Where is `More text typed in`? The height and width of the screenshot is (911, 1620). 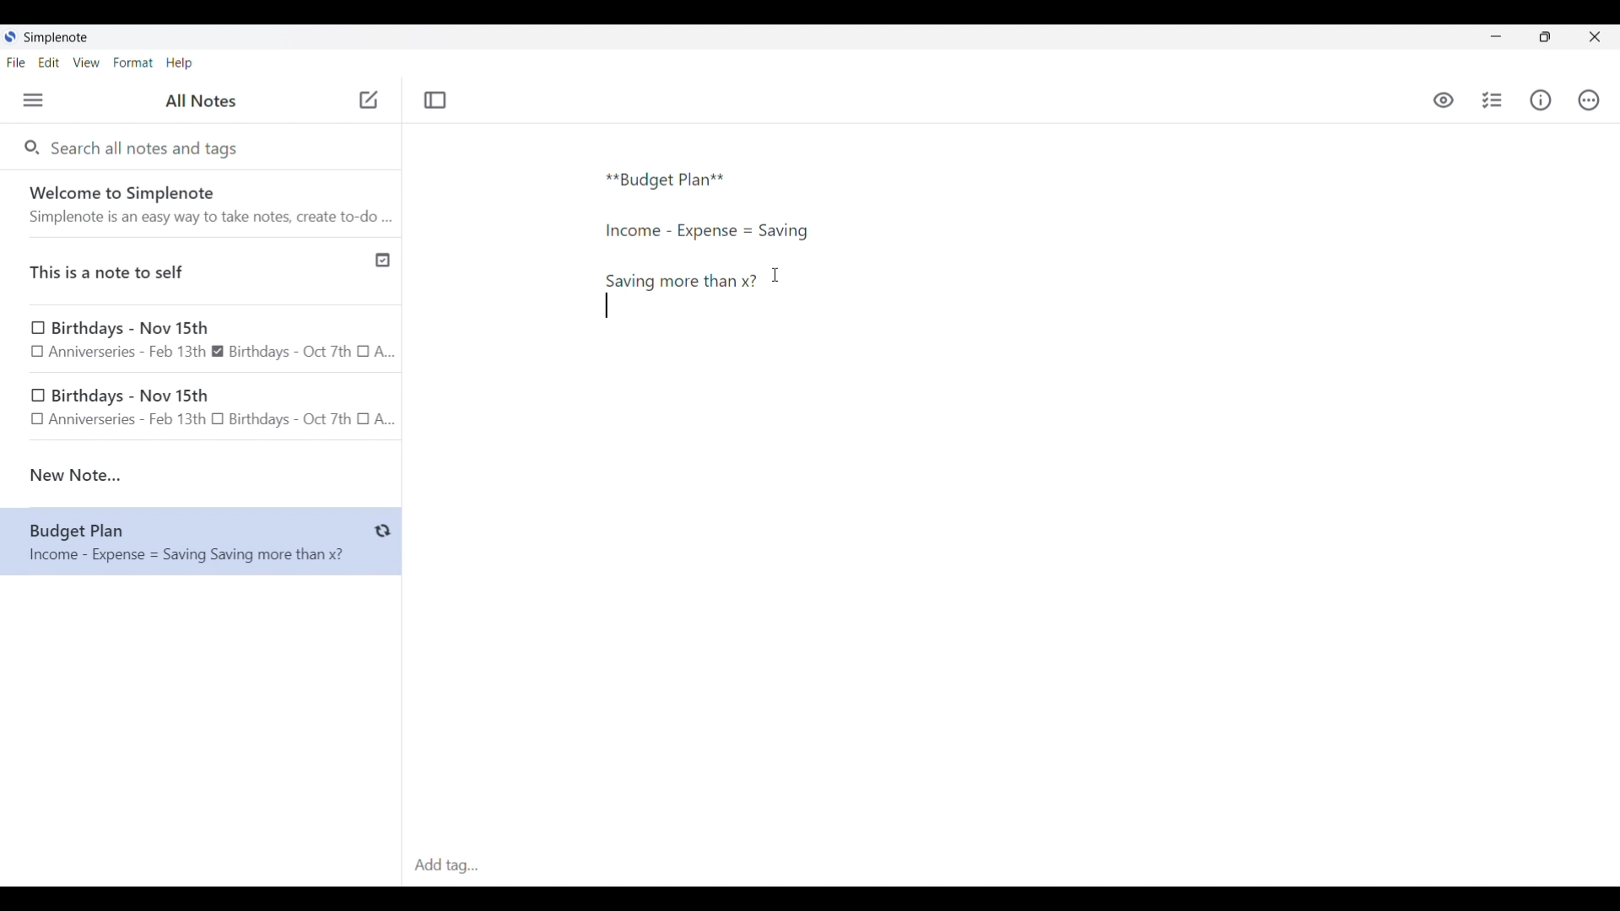
More text typed in is located at coordinates (680, 281).